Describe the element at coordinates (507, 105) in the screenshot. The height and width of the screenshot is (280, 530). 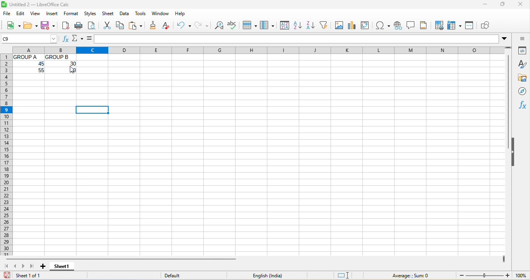
I see `vertical scroll bar` at that location.